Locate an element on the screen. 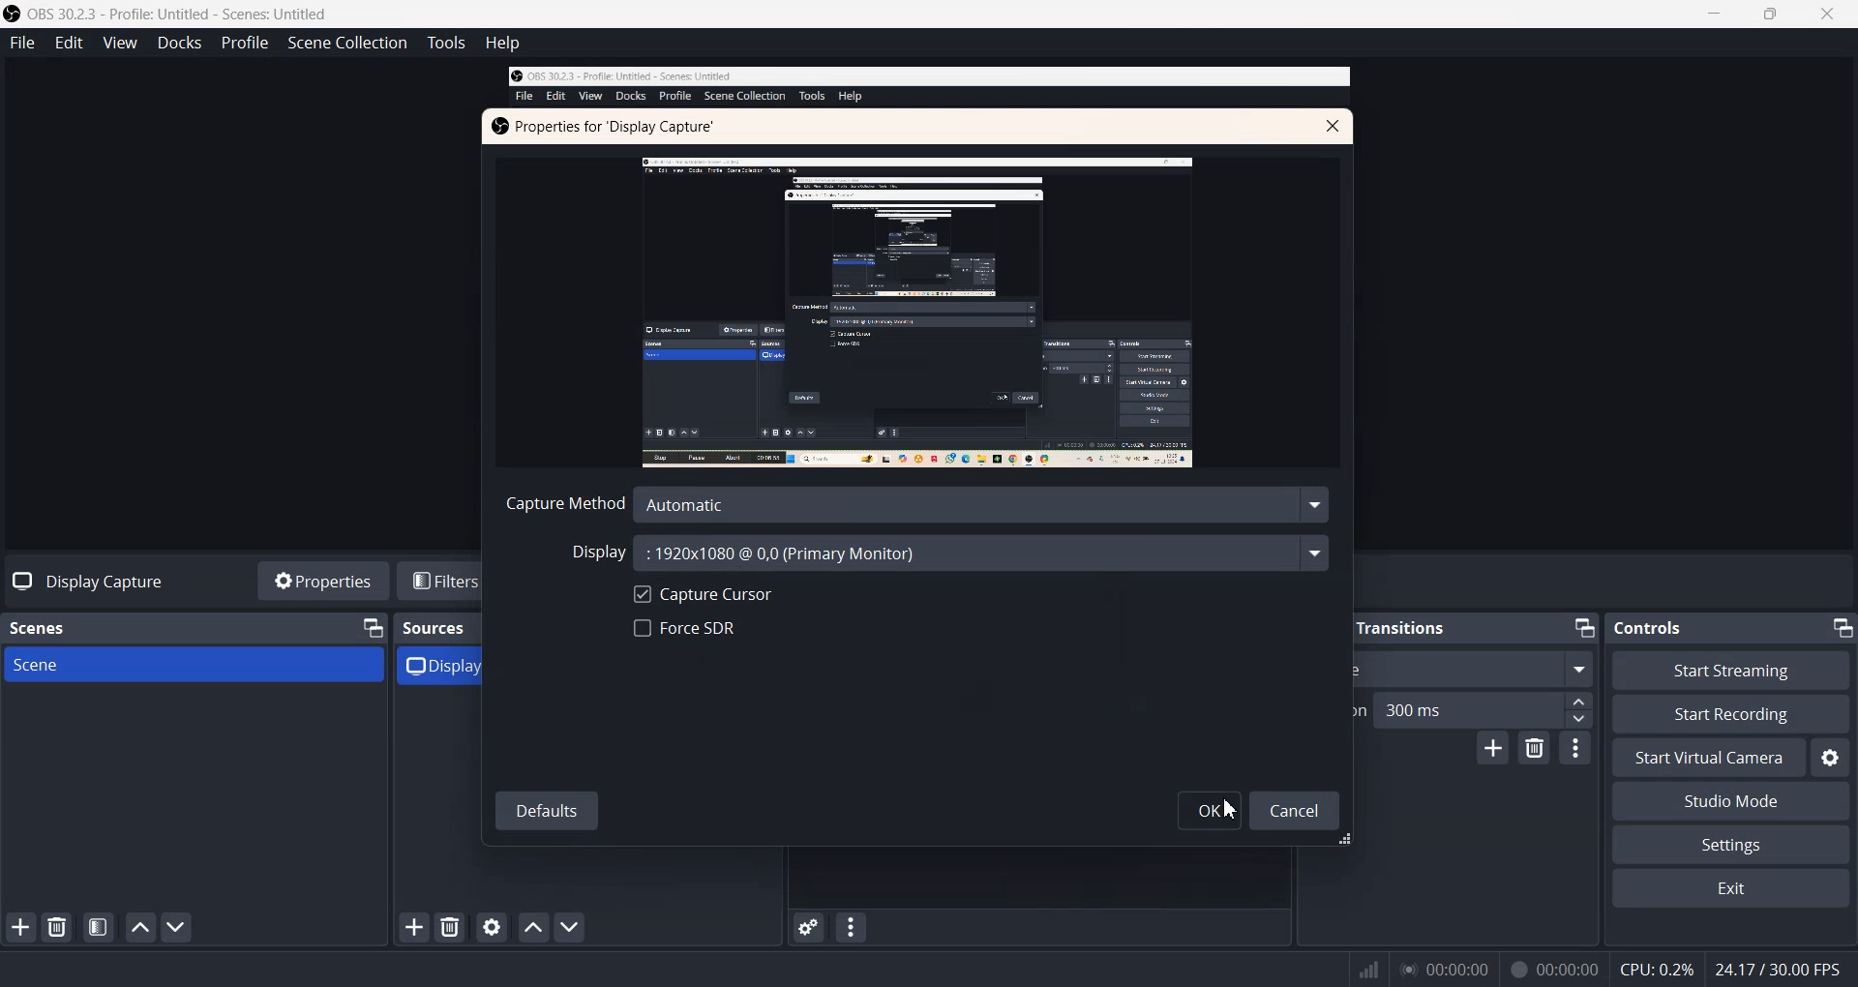 This screenshot has width=1858, height=987. Help is located at coordinates (502, 43).